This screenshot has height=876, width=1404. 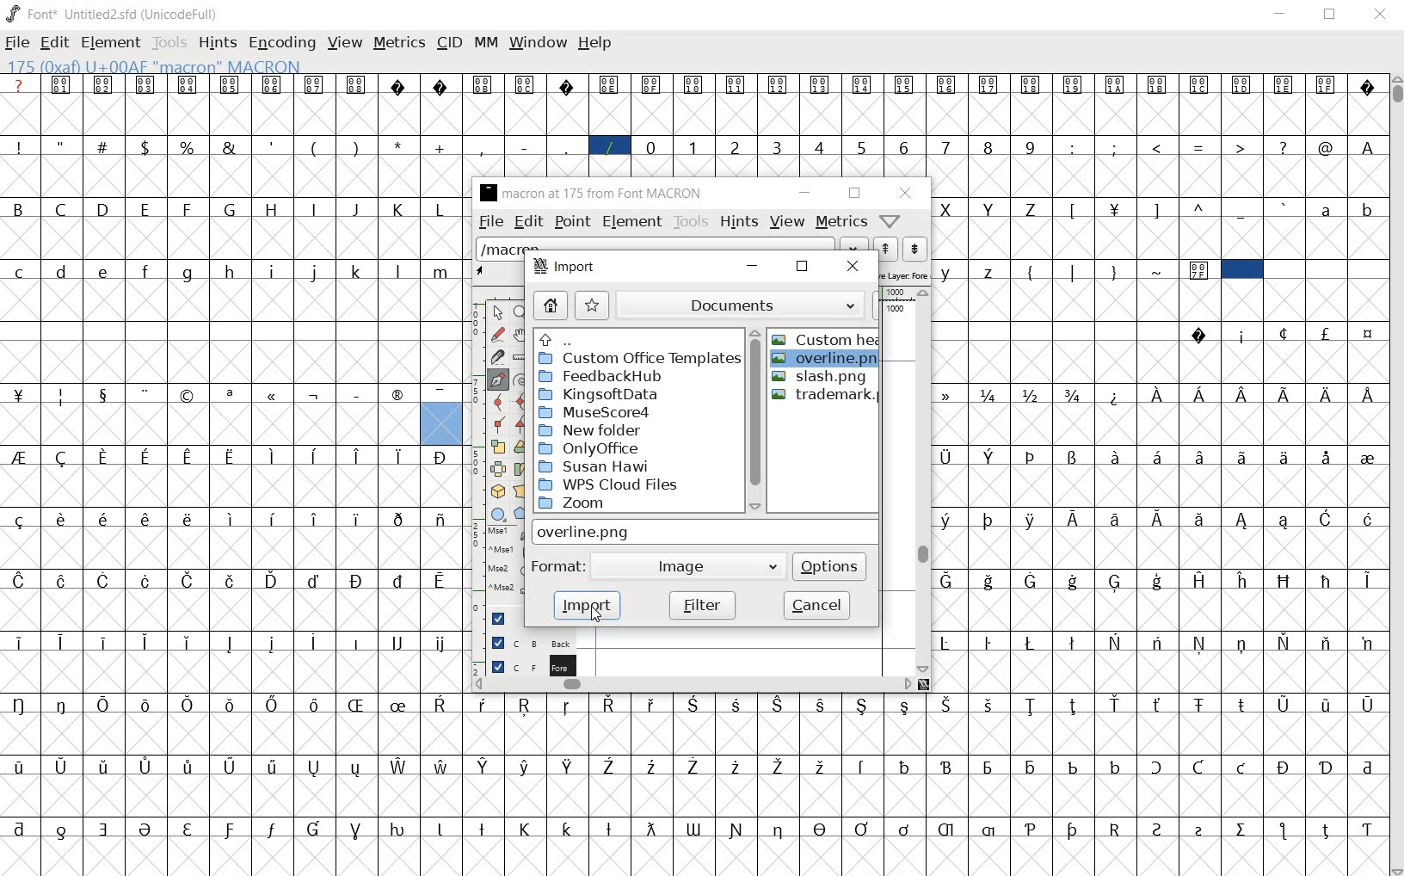 I want to click on ~, so click(x=1159, y=268).